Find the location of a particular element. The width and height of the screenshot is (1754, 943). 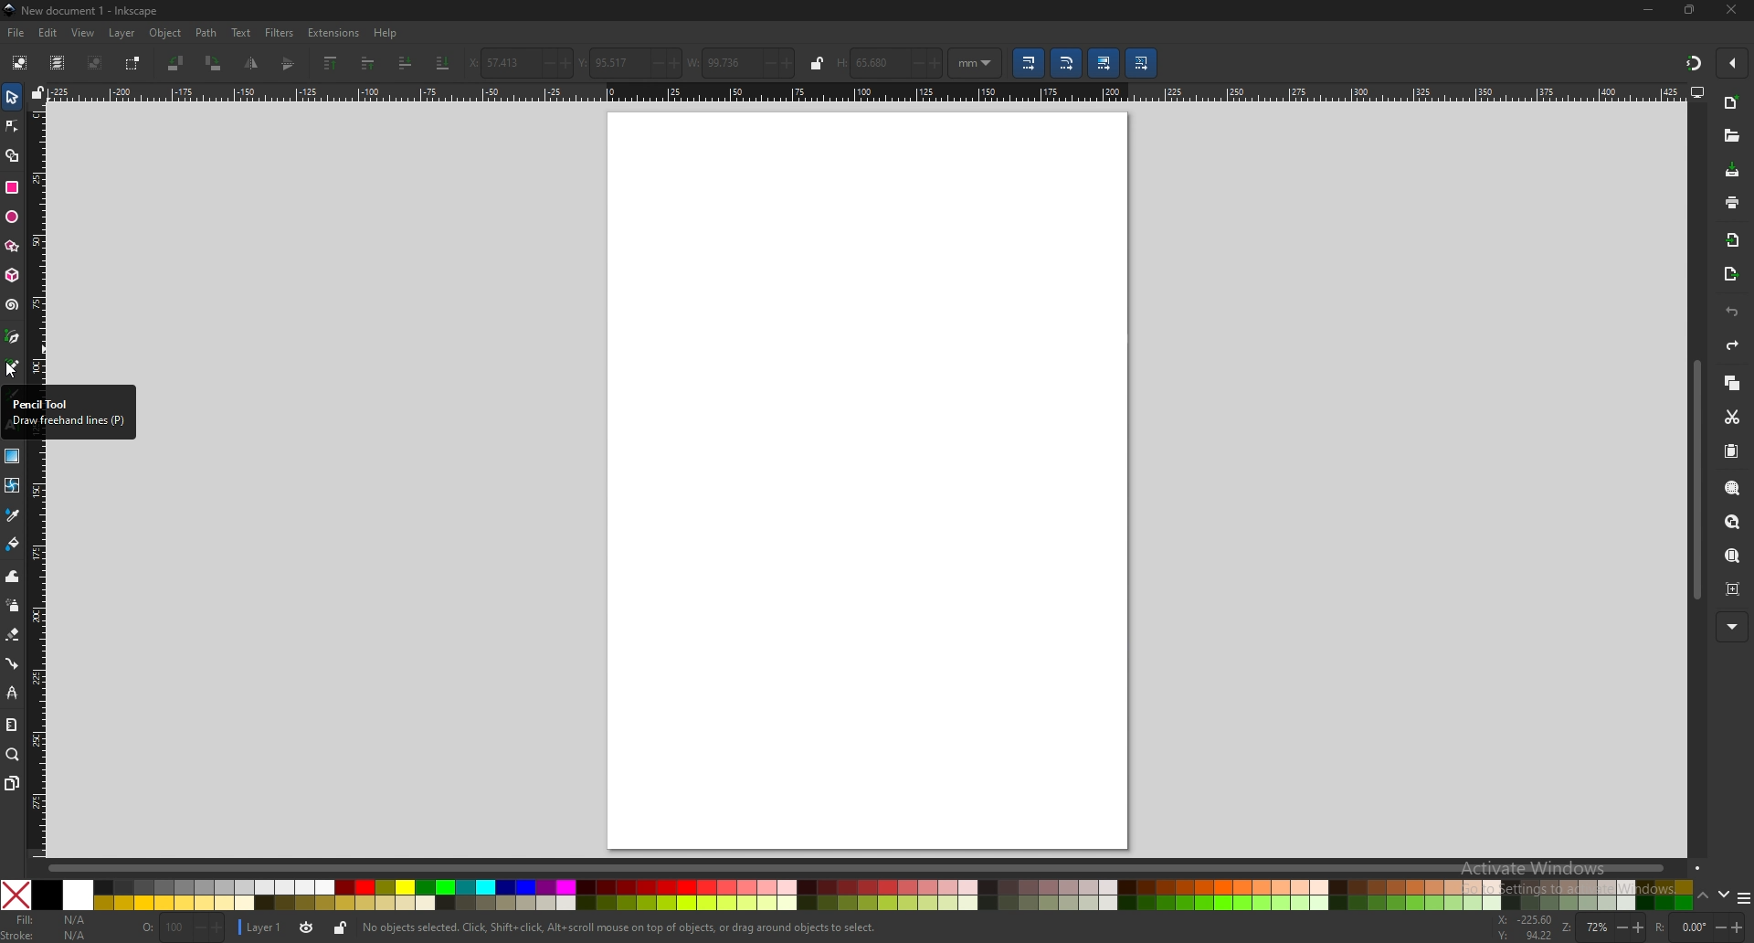

tweak is located at coordinates (12, 576).